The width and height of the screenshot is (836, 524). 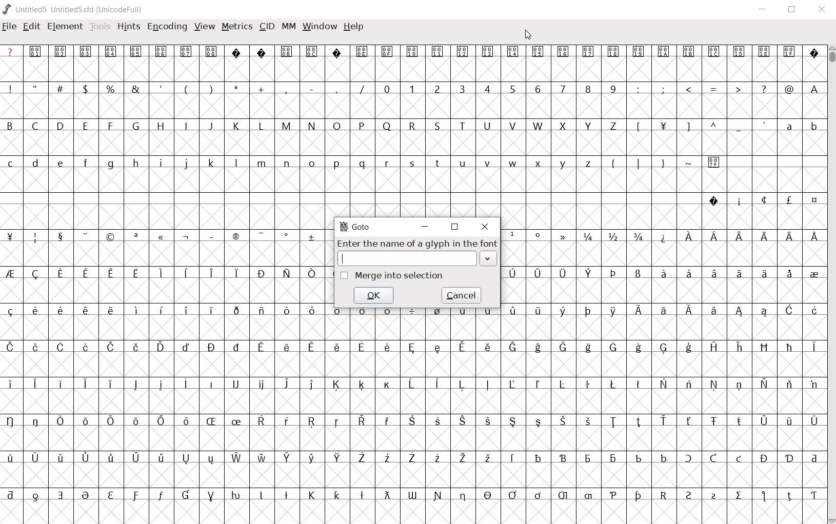 I want to click on Symbol, so click(x=587, y=311).